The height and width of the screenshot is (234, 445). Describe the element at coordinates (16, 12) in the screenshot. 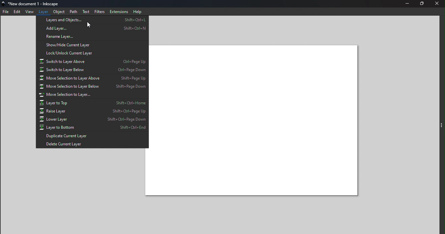

I see `Edit` at that location.